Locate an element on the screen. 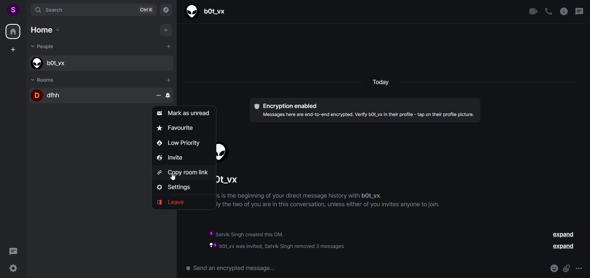 This screenshot has width=590, height=278. low priority is located at coordinates (177, 143).